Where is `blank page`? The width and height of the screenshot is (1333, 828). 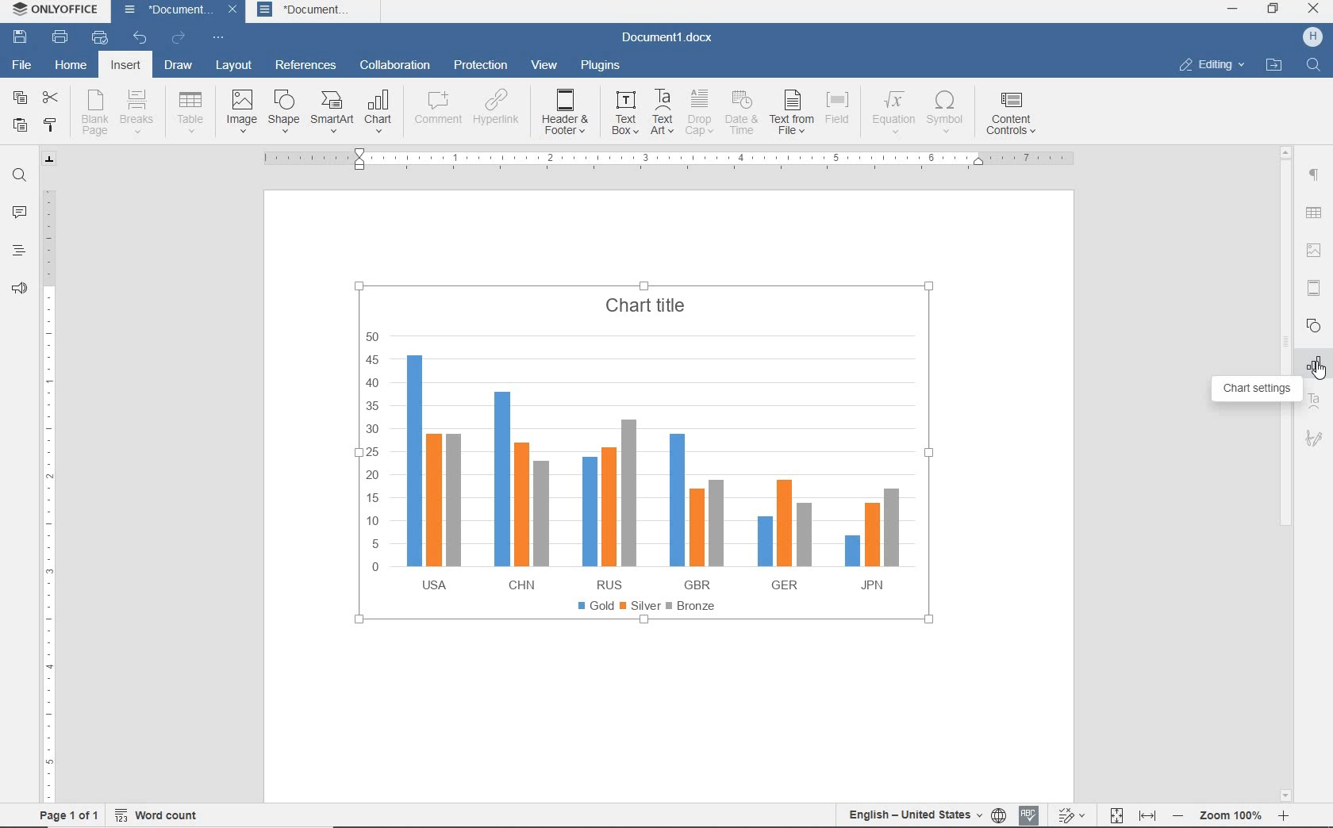 blank page is located at coordinates (94, 113).